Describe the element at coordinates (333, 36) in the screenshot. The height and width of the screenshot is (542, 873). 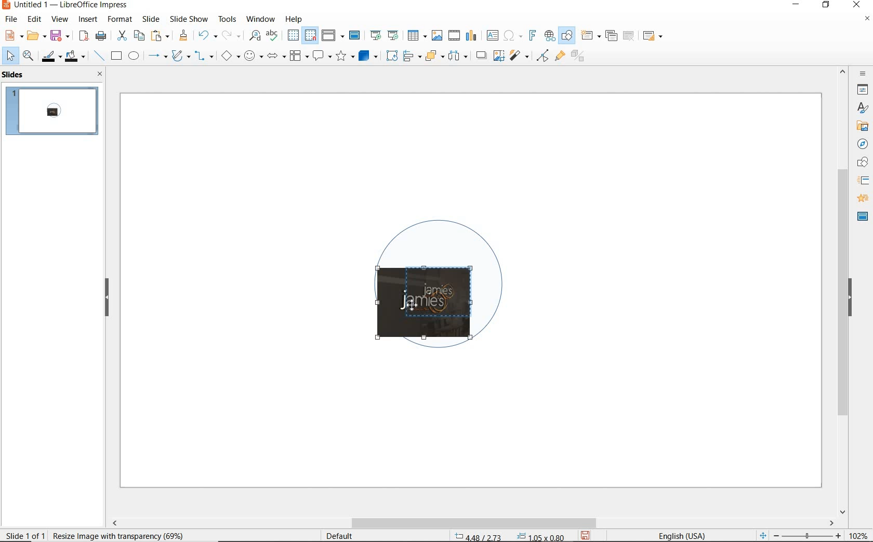
I see `display views` at that location.